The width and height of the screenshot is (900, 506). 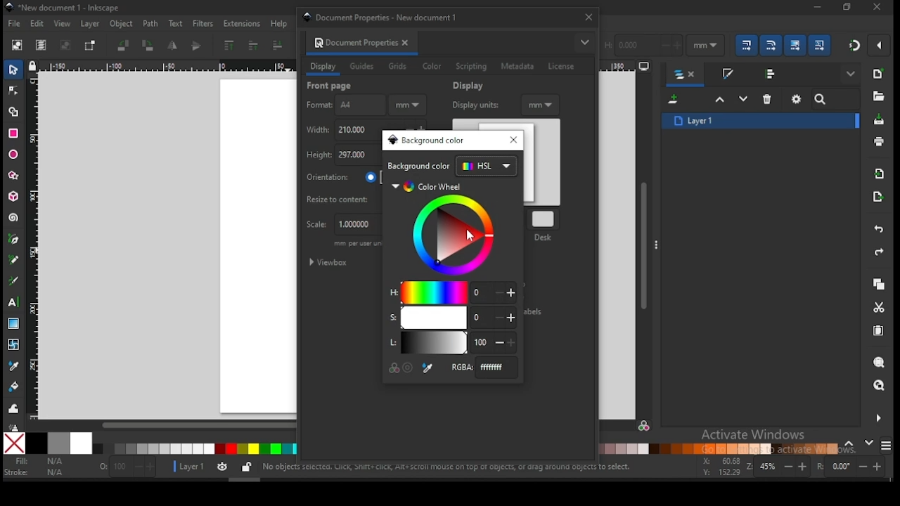 I want to click on spiral tool, so click(x=14, y=218).